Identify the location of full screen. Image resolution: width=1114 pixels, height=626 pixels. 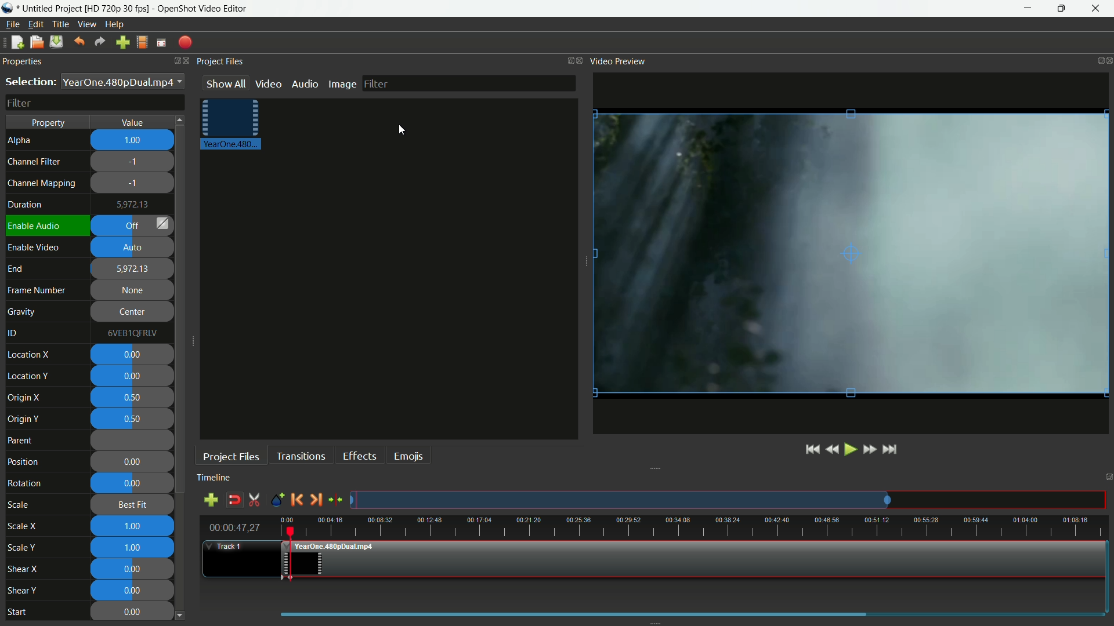
(161, 42).